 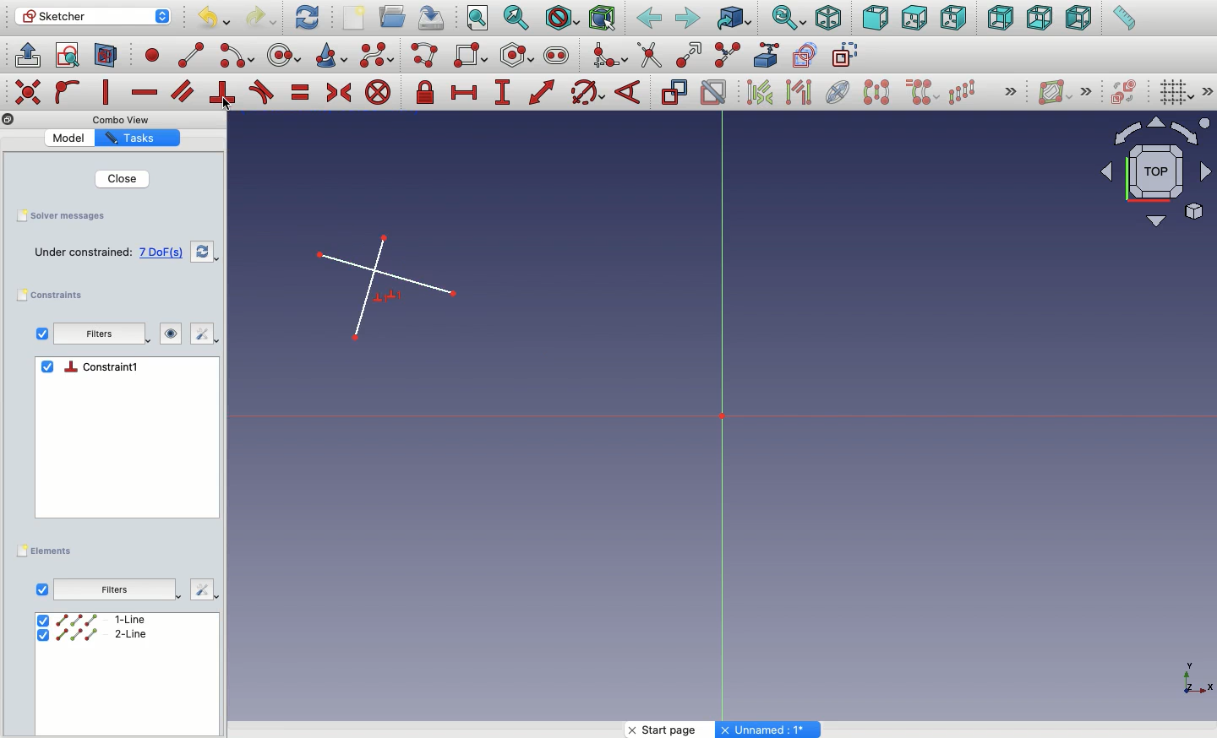 What do you see at coordinates (428, 56) in the screenshot?
I see `Polyline` at bounding box center [428, 56].